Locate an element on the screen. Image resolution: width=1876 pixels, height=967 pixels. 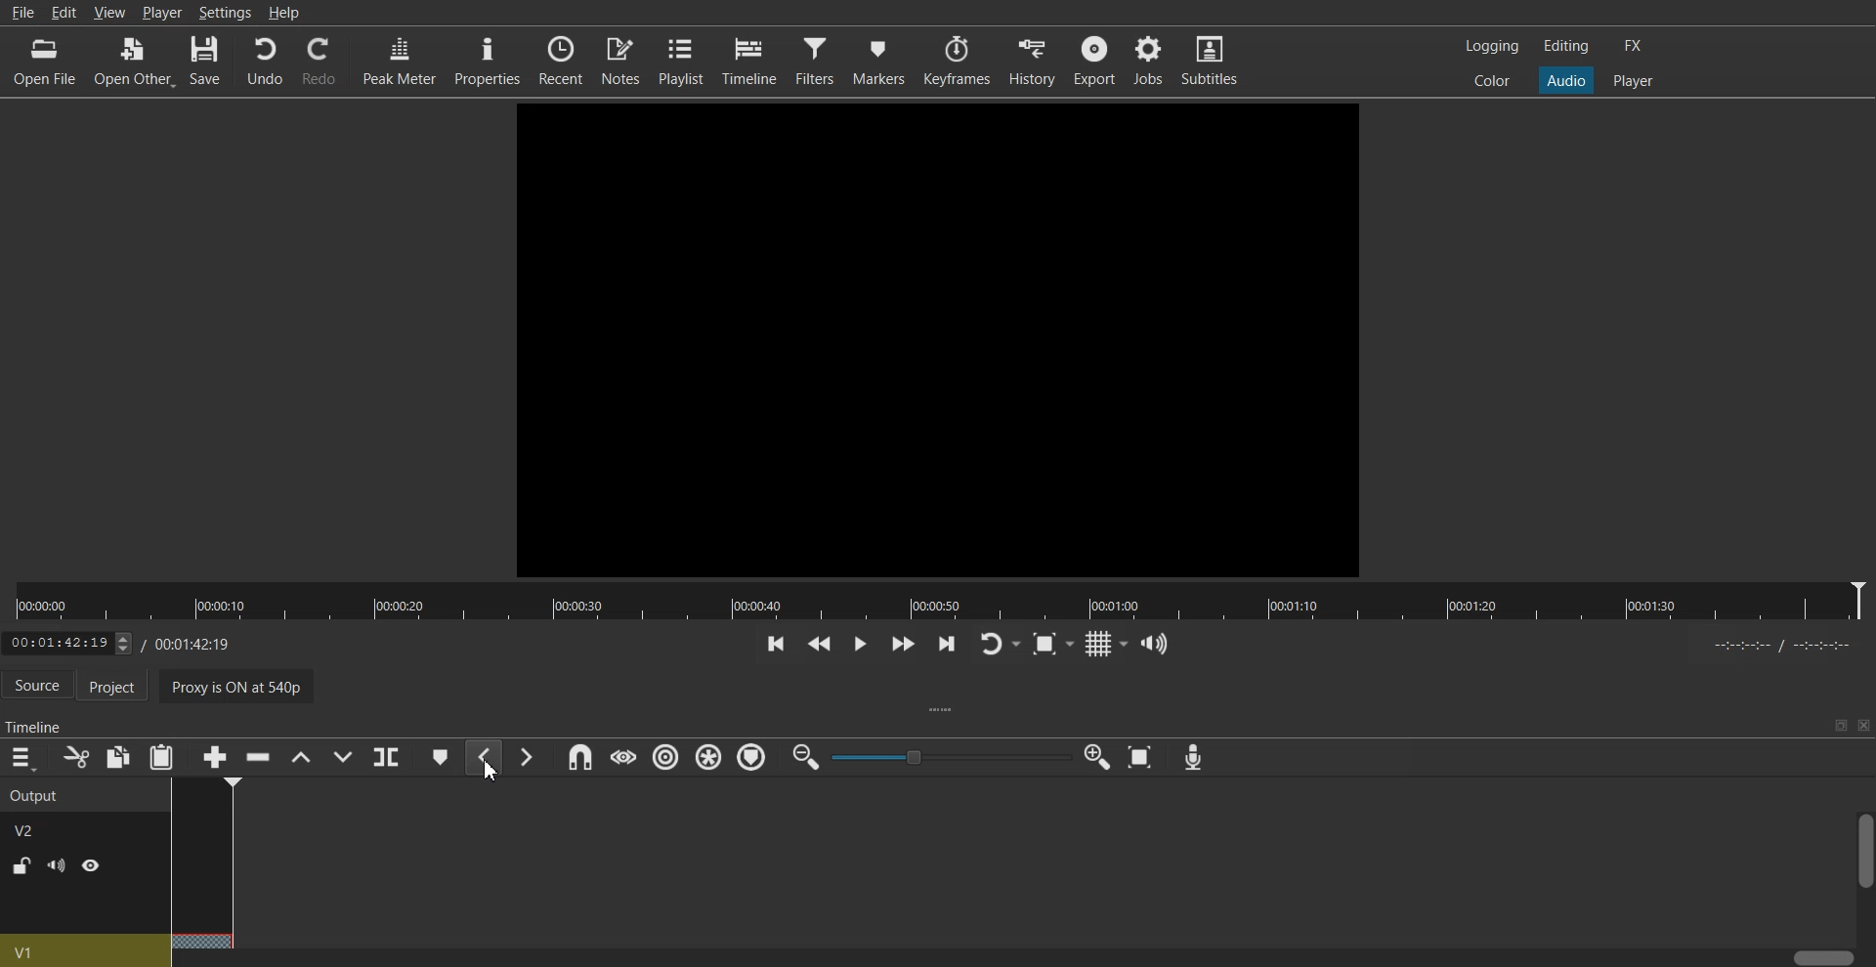
V1 is located at coordinates (83, 949).